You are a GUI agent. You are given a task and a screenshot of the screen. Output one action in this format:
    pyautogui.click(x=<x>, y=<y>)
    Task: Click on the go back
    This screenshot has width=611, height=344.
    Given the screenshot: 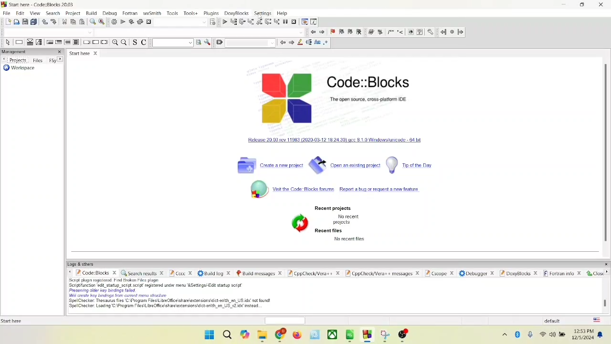 What is the action you would take?
    pyautogui.click(x=282, y=43)
    